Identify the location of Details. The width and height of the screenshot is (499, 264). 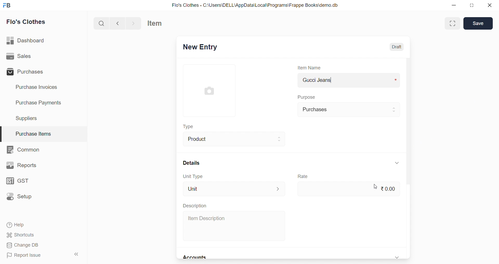
(190, 163).